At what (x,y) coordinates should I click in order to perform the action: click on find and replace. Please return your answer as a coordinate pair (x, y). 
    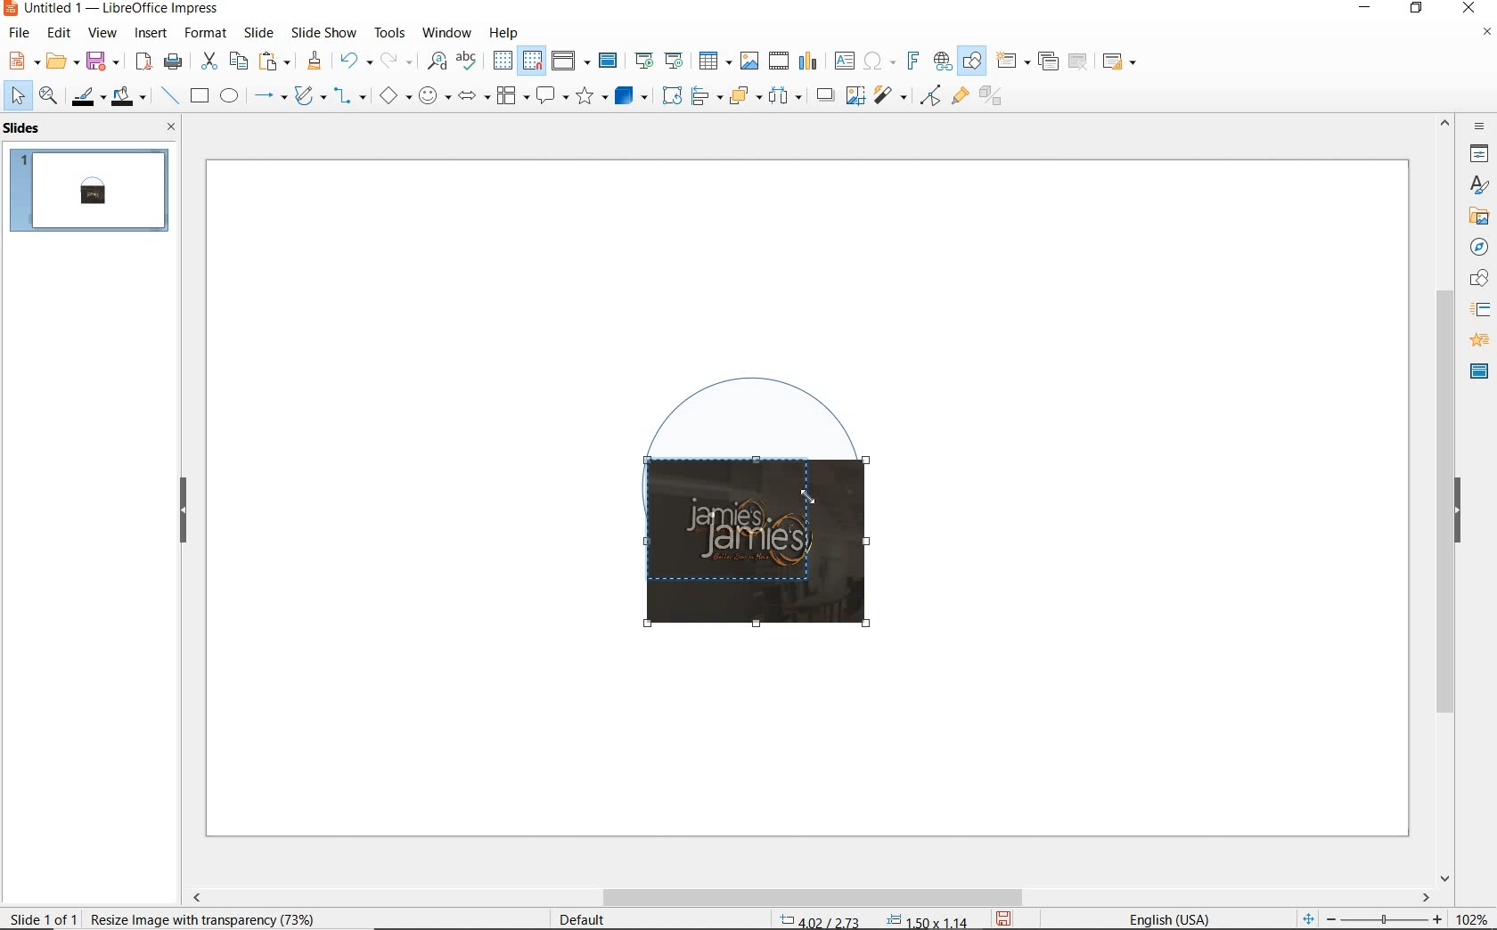
    Looking at the image, I should click on (437, 61).